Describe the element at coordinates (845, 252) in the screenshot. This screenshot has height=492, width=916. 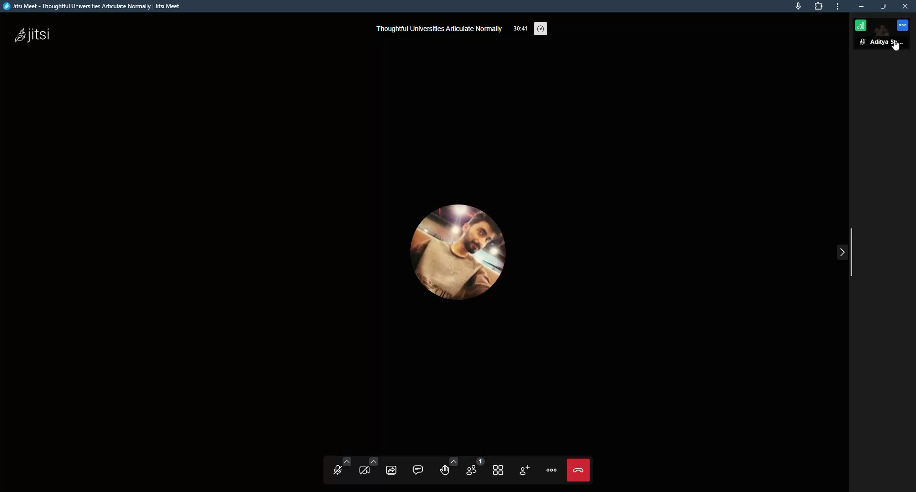
I see `collapse` at that location.